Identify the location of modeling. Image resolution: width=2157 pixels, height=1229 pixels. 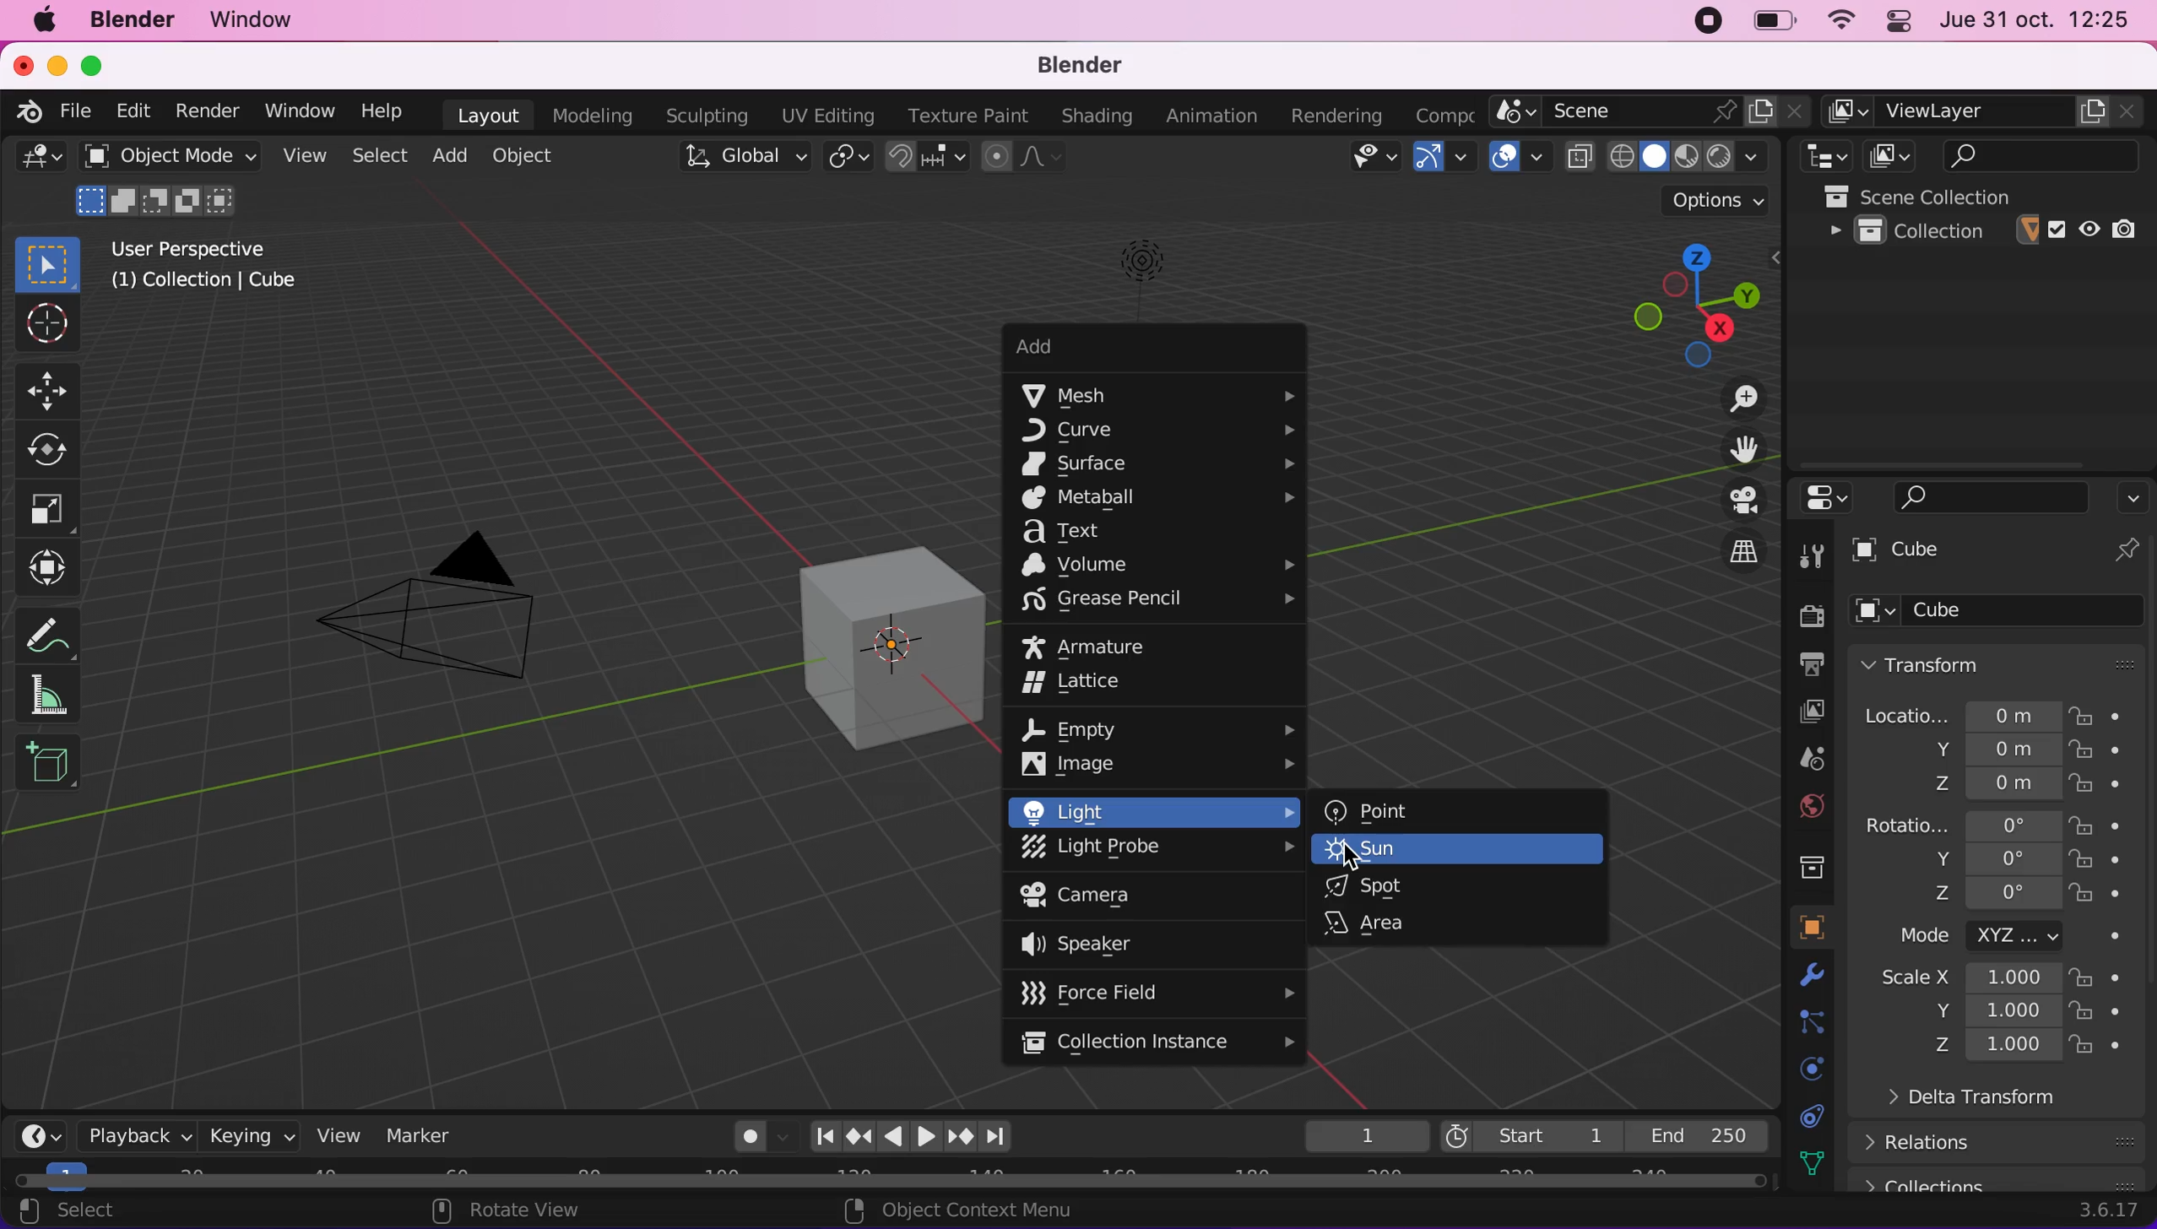
(588, 114).